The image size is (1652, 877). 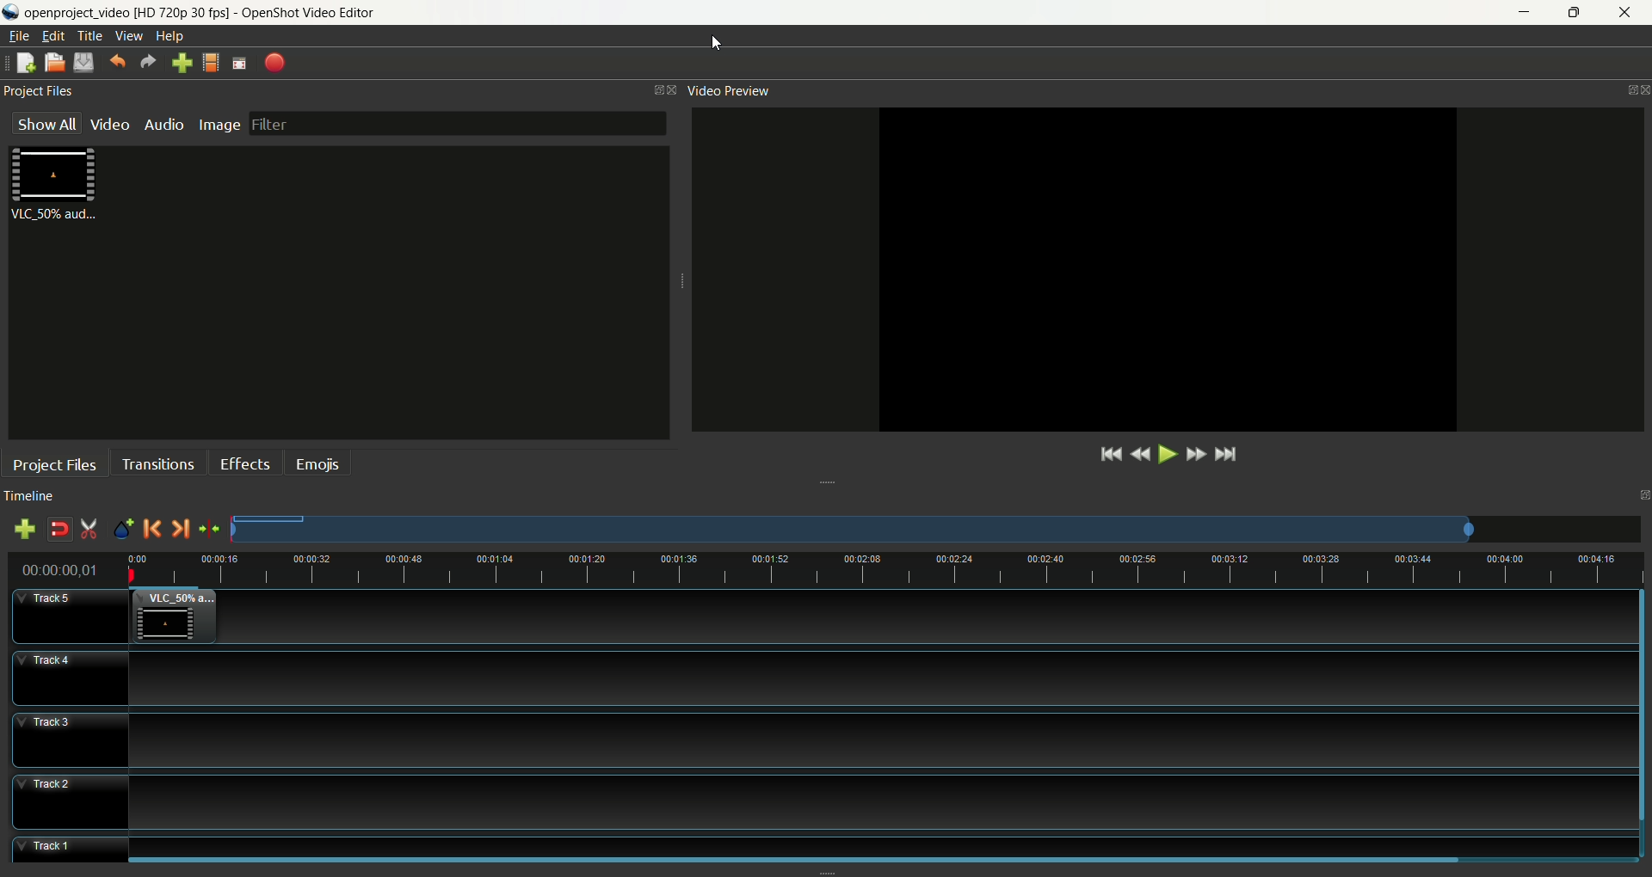 What do you see at coordinates (1642, 490) in the screenshot?
I see `maximize` at bounding box center [1642, 490].